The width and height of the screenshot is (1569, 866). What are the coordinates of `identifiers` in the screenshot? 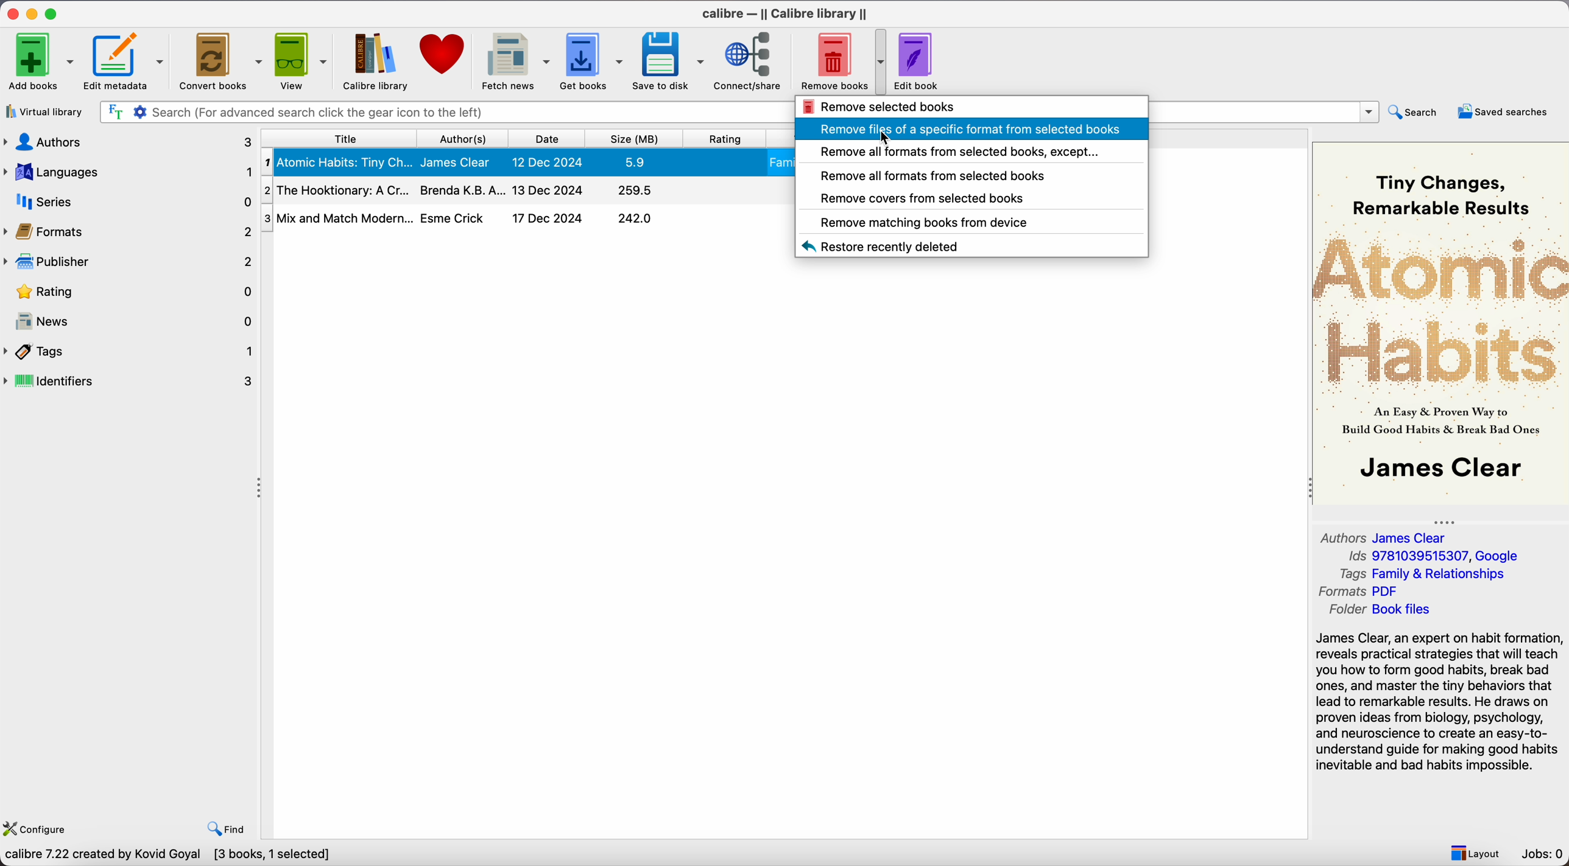 It's located at (130, 381).